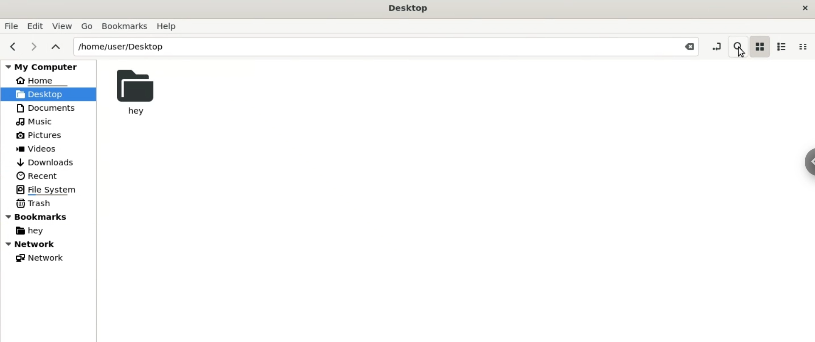 This screenshot has width=815, height=342. Describe the element at coordinates (805, 45) in the screenshot. I see `compact view` at that location.